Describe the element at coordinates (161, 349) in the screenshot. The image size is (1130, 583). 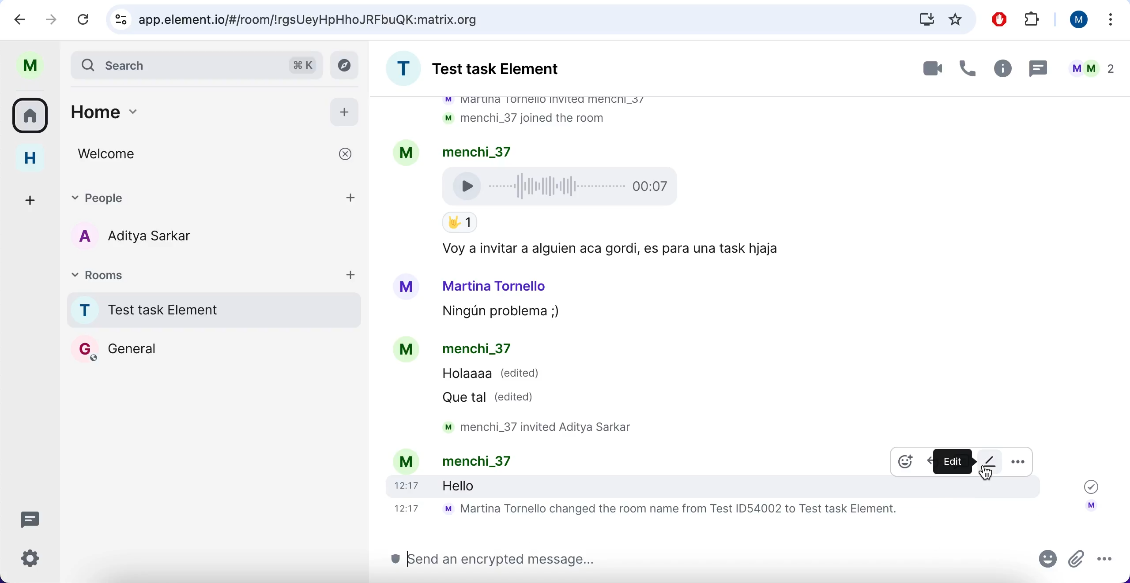
I see `chat room 2` at that location.